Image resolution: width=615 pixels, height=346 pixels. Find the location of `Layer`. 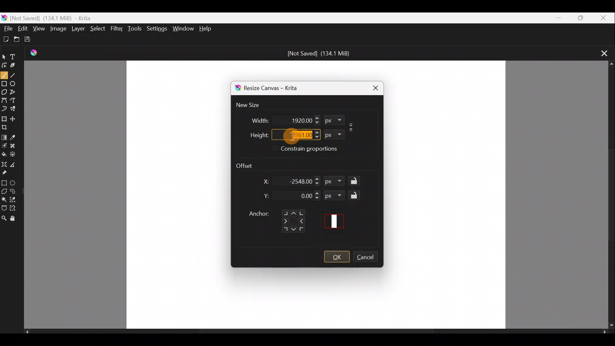

Layer is located at coordinates (79, 30).